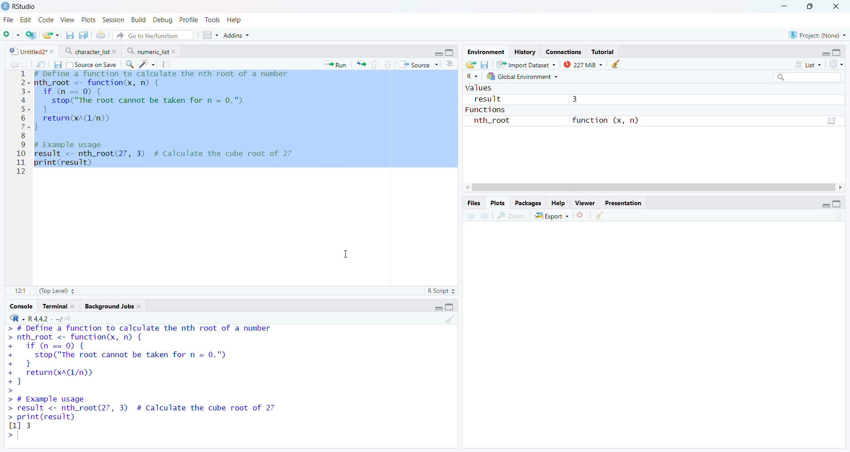 The image size is (850, 452). Describe the element at coordinates (69, 35) in the screenshot. I see `Save current file` at that location.